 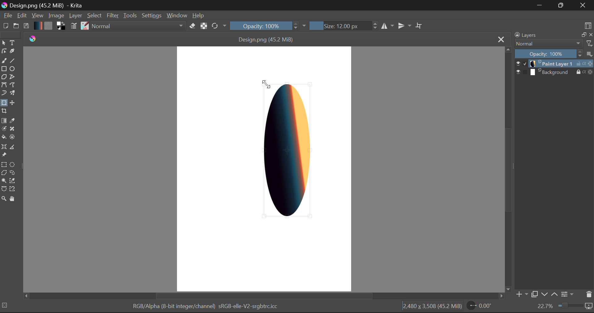 I want to click on Layers Docker Tab, so click(x=553, y=35).